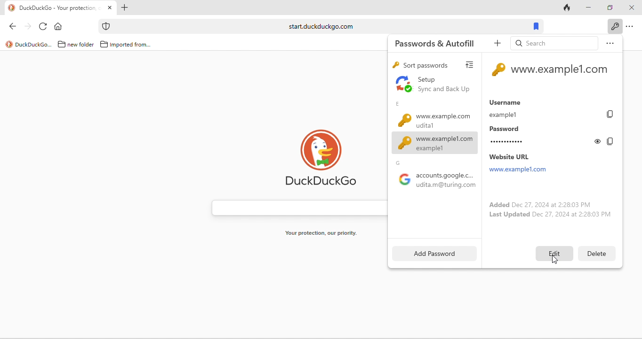  I want to click on track tab, so click(568, 7).